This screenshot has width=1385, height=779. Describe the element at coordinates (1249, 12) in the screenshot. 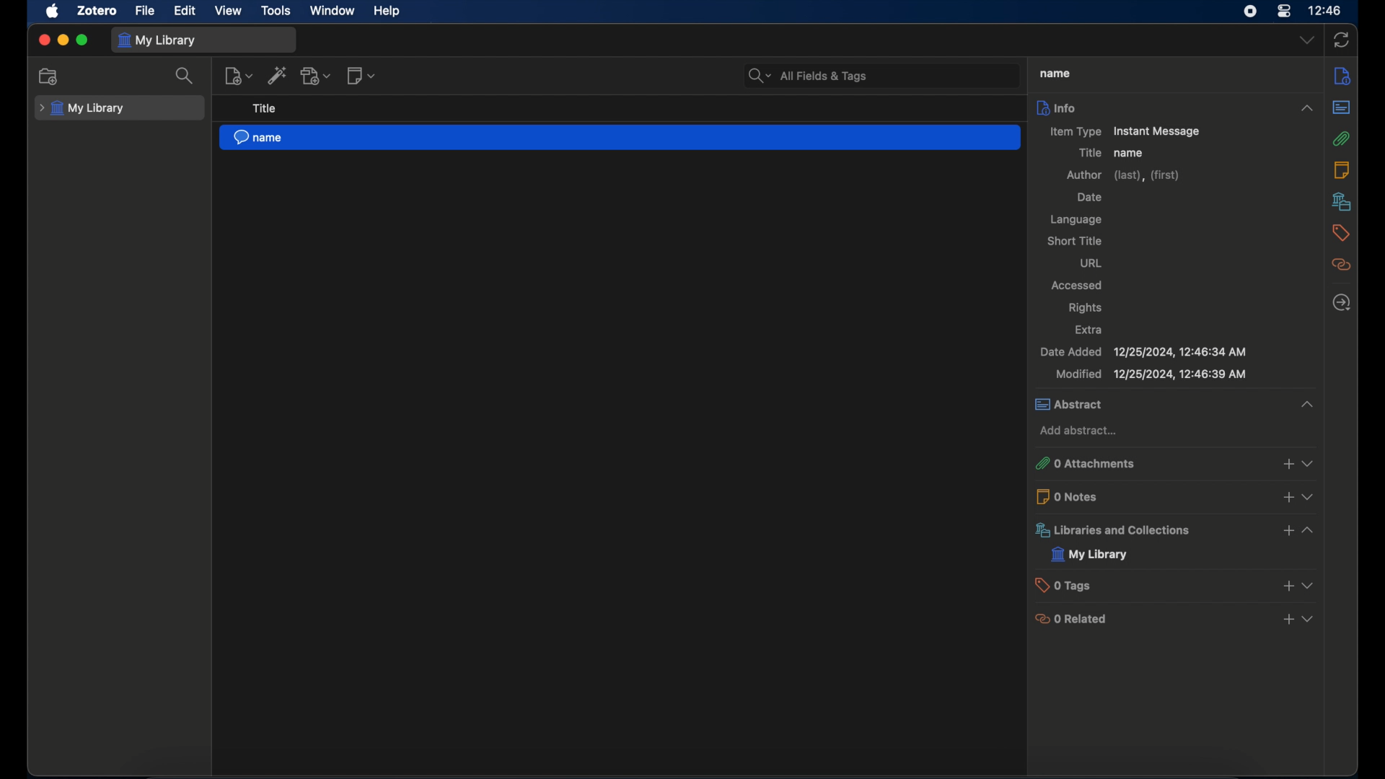

I see `screen recorder ` at that location.